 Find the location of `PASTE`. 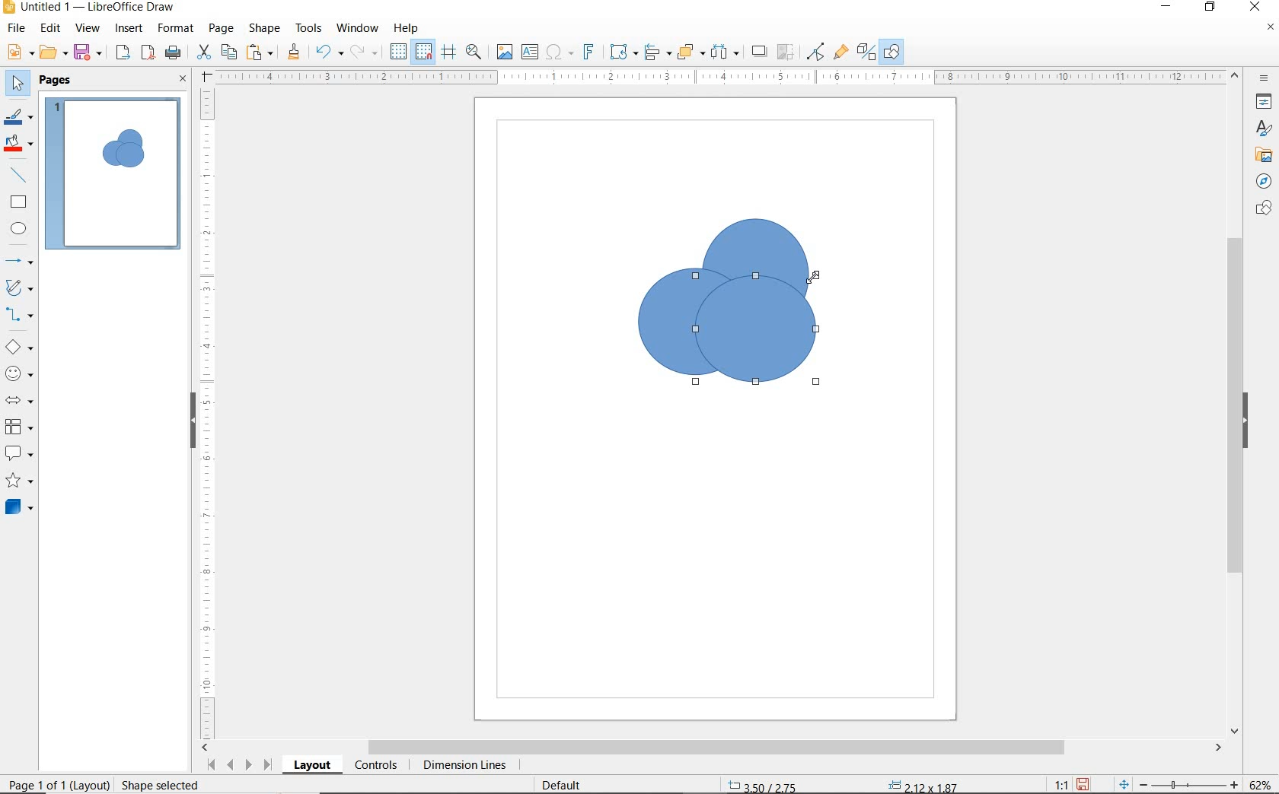

PASTE is located at coordinates (261, 52).